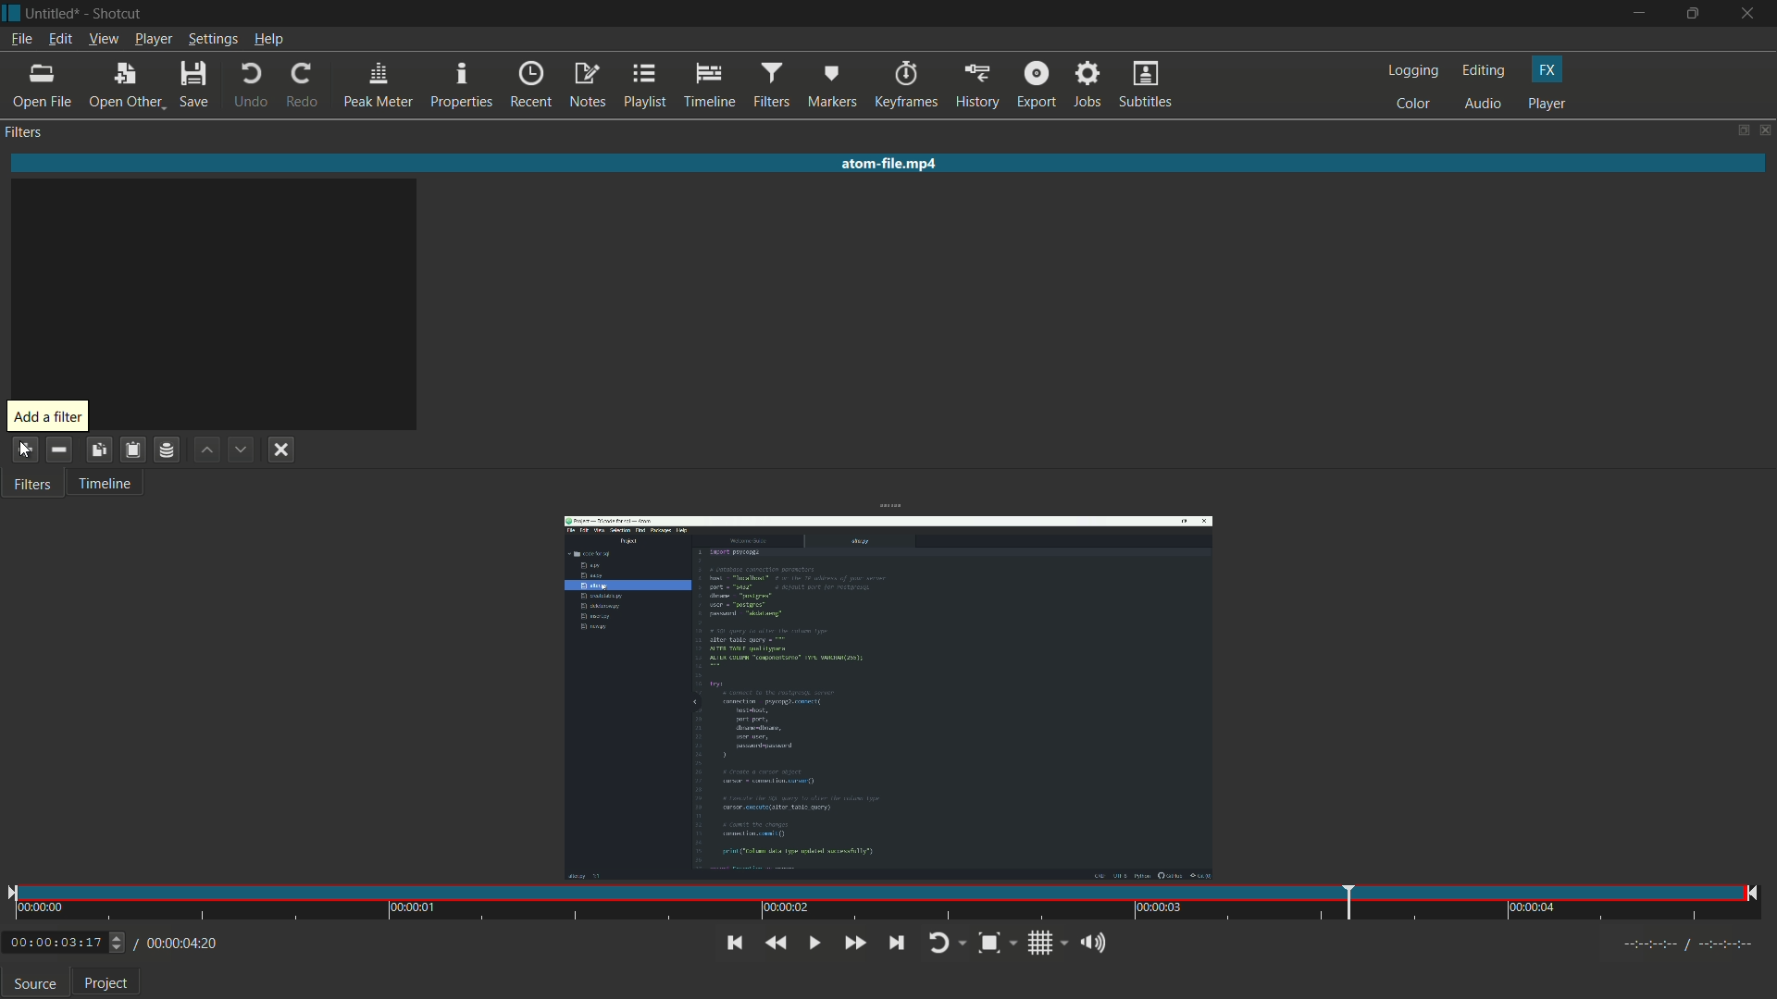 The height and width of the screenshot is (999, 1777). Describe the element at coordinates (1548, 68) in the screenshot. I see `fx` at that location.